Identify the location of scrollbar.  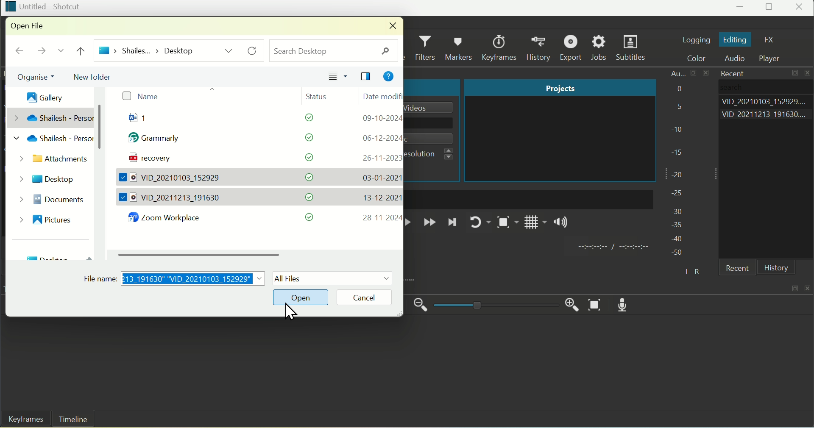
(203, 254).